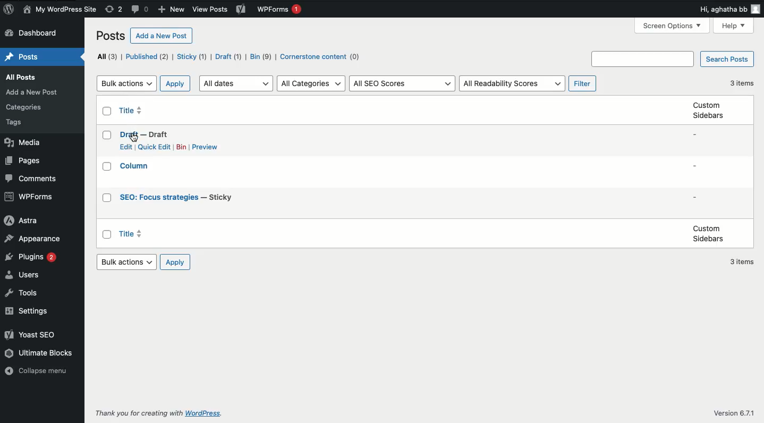  What do you see at coordinates (30, 78) in the screenshot?
I see `Posts` at bounding box center [30, 78].